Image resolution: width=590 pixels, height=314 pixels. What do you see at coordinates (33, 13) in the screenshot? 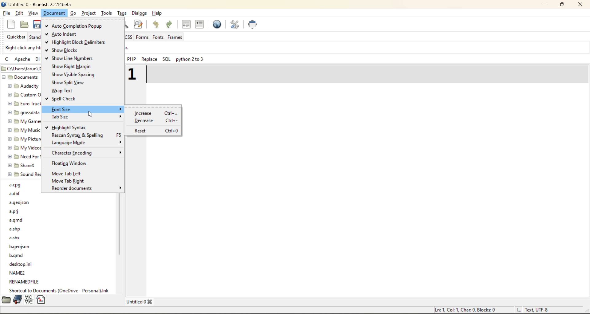
I see `view` at bounding box center [33, 13].